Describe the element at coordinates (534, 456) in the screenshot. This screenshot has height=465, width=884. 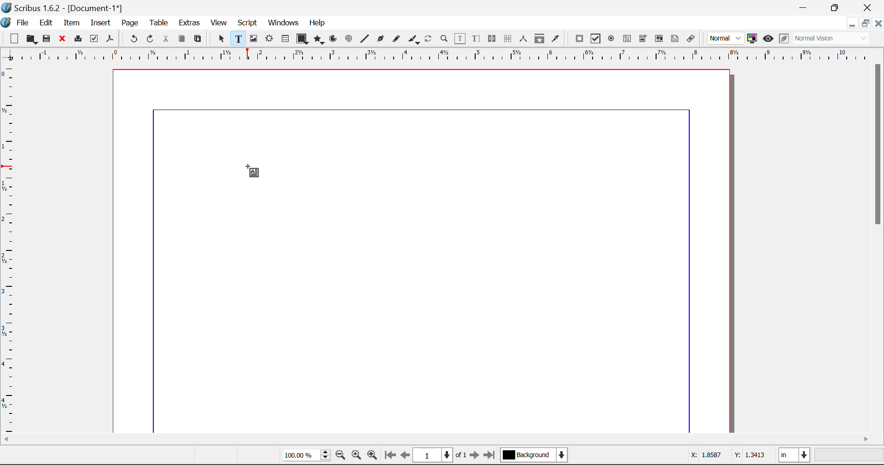
I see `Background` at that location.